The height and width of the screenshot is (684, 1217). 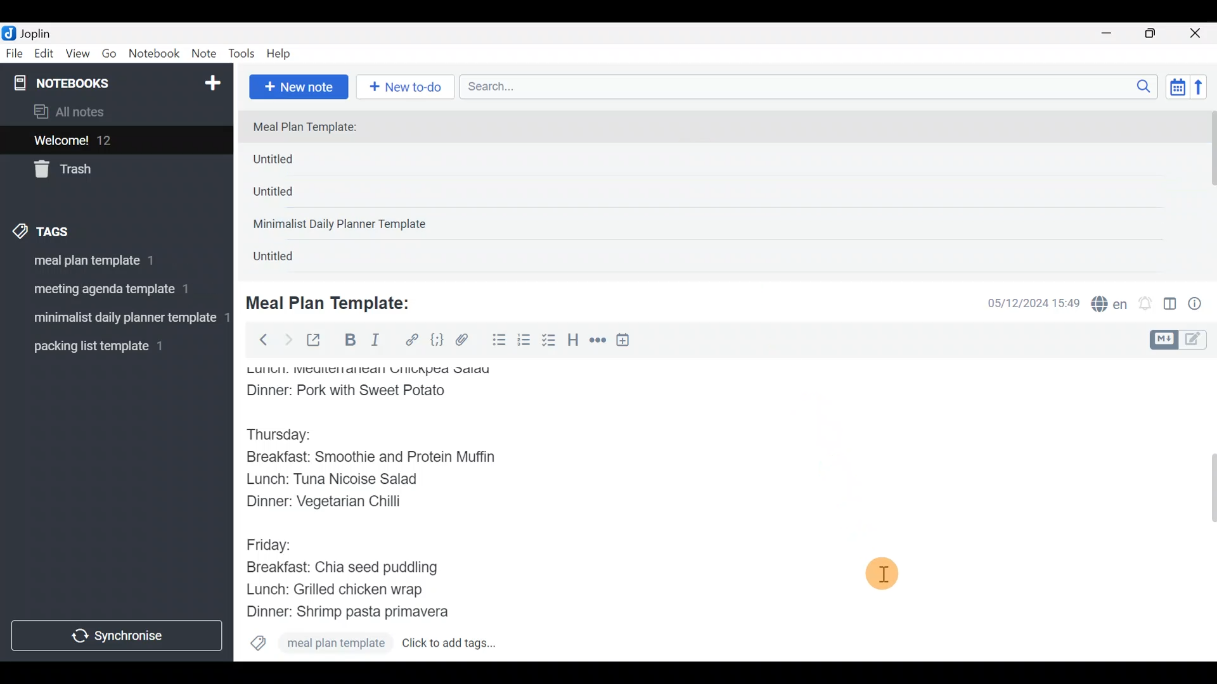 What do you see at coordinates (44, 32) in the screenshot?
I see `Joplin` at bounding box center [44, 32].